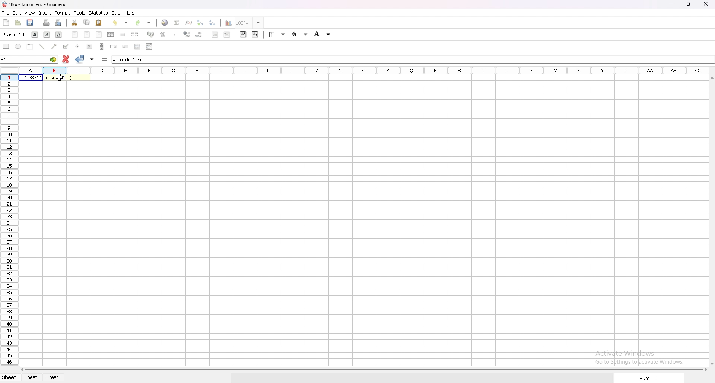  I want to click on paste, so click(99, 23).